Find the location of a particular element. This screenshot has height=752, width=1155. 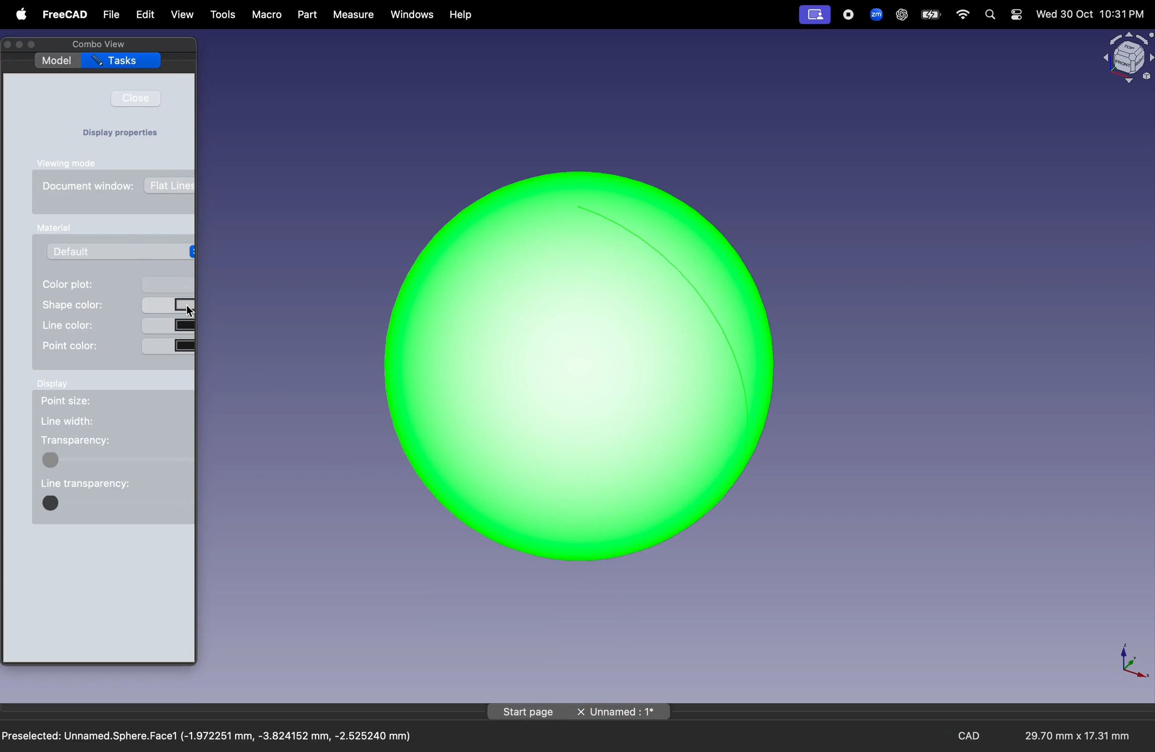

shape color is located at coordinates (116, 304).